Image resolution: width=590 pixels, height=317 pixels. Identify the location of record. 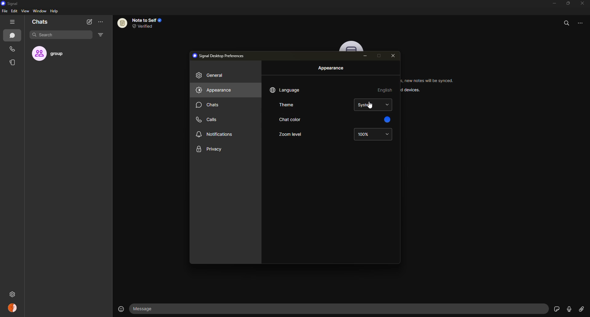
(567, 309).